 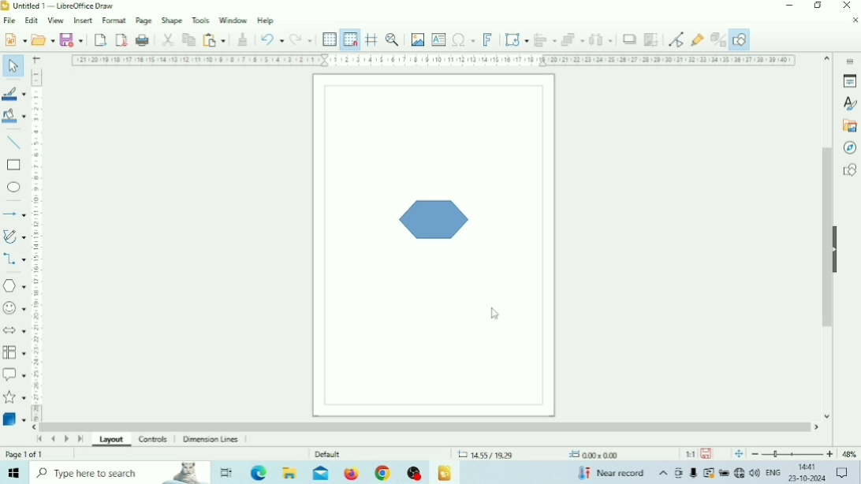 What do you see at coordinates (849, 60) in the screenshot?
I see `Sidebar settings` at bounding box center [849, 60].